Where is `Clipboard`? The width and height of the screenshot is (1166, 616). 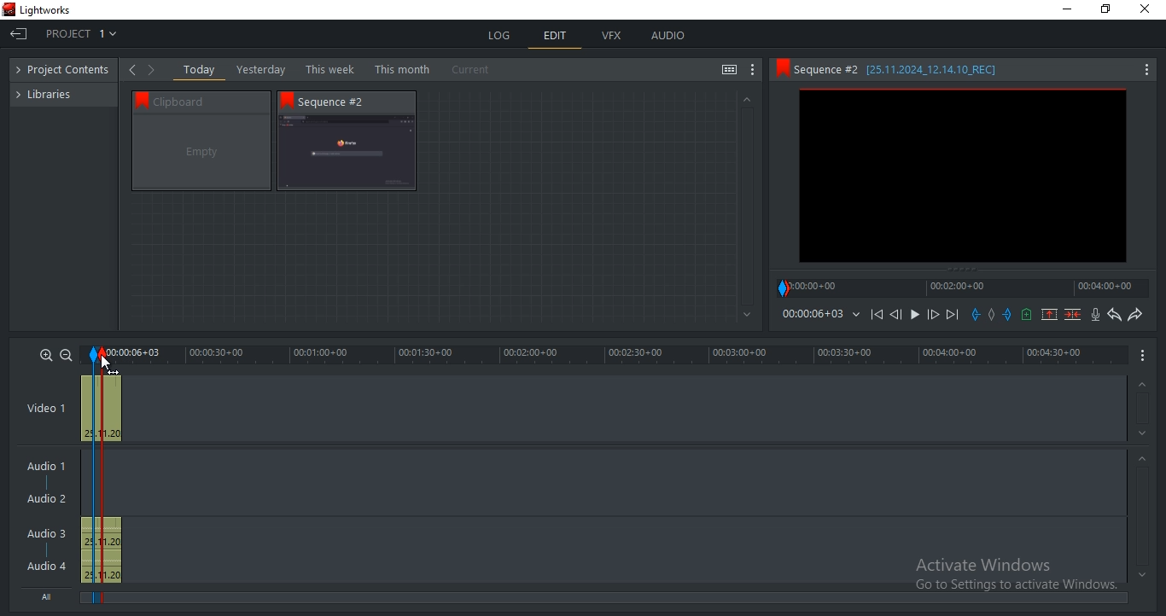 Clipboard is located at coordinates (209, 101).